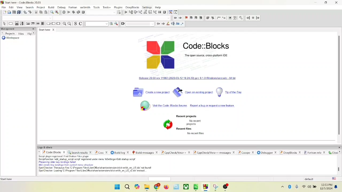 The height and width of the screenshot is (192, 342). Describe the element at coordinates (186, 17) in the screenshot. I see `toggle bookmark` at that location.